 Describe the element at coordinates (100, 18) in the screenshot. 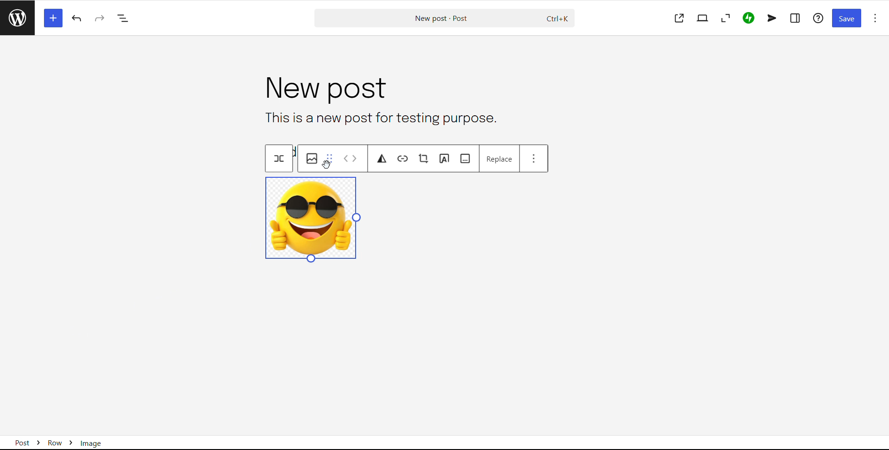

I see `redo` at that location.